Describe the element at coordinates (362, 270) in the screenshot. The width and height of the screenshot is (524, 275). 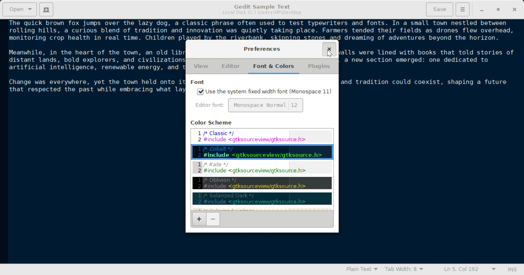
I see `Text Language` at that location.